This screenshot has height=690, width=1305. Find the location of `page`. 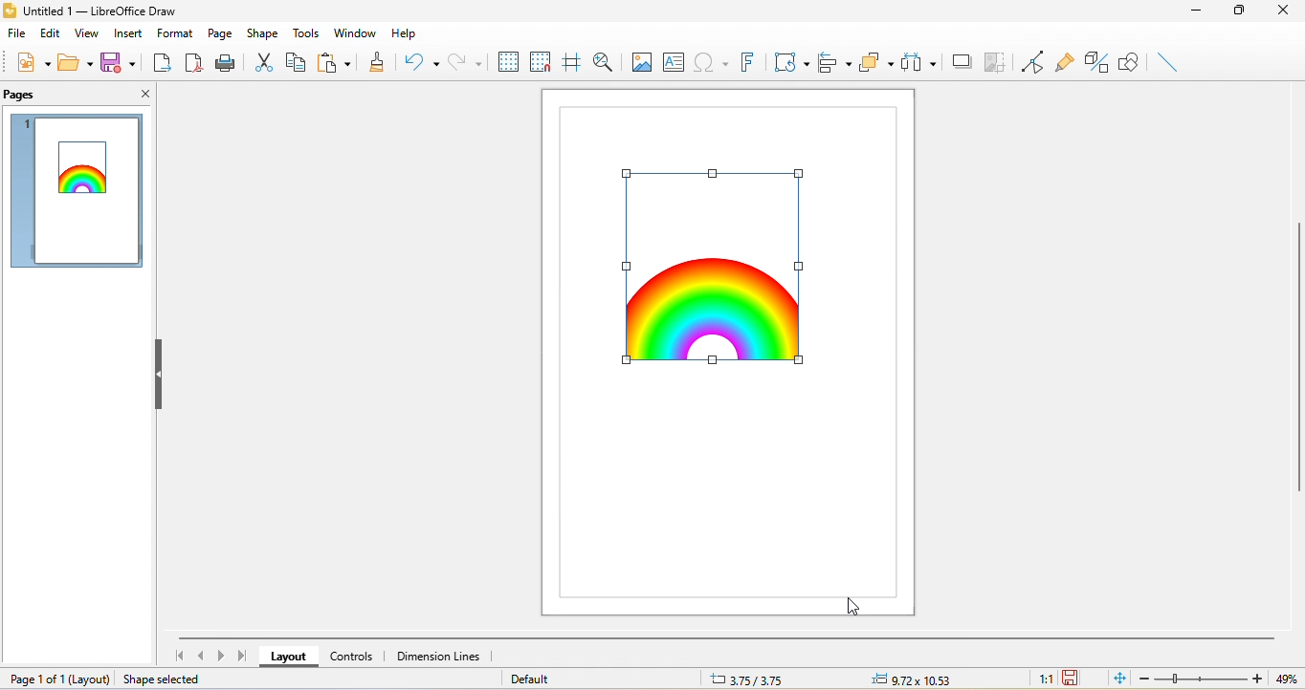

page is located at coordinates (219, 32).